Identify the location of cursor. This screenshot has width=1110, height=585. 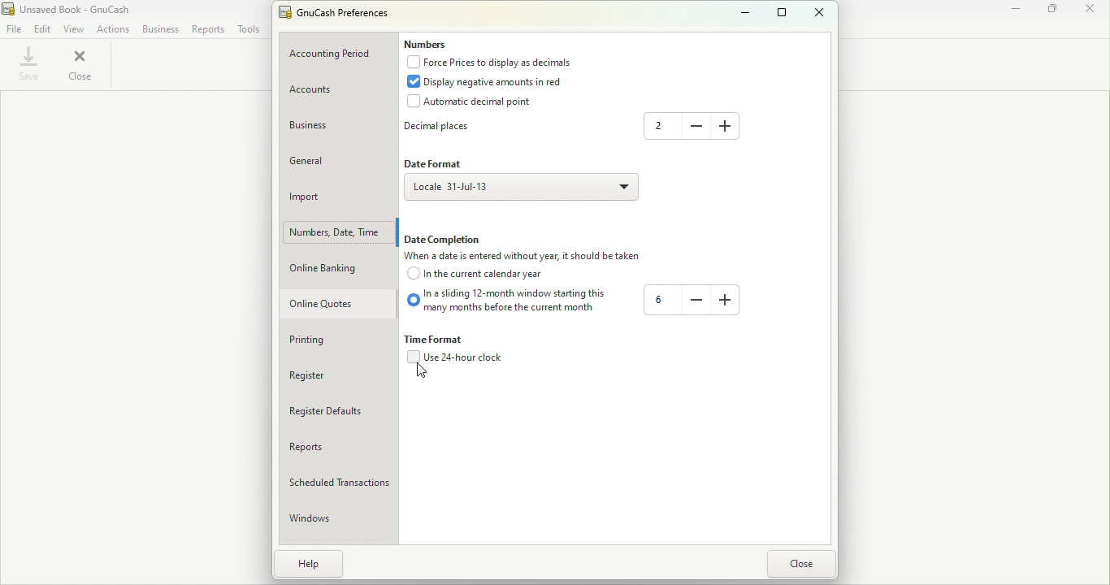
(421, 375).